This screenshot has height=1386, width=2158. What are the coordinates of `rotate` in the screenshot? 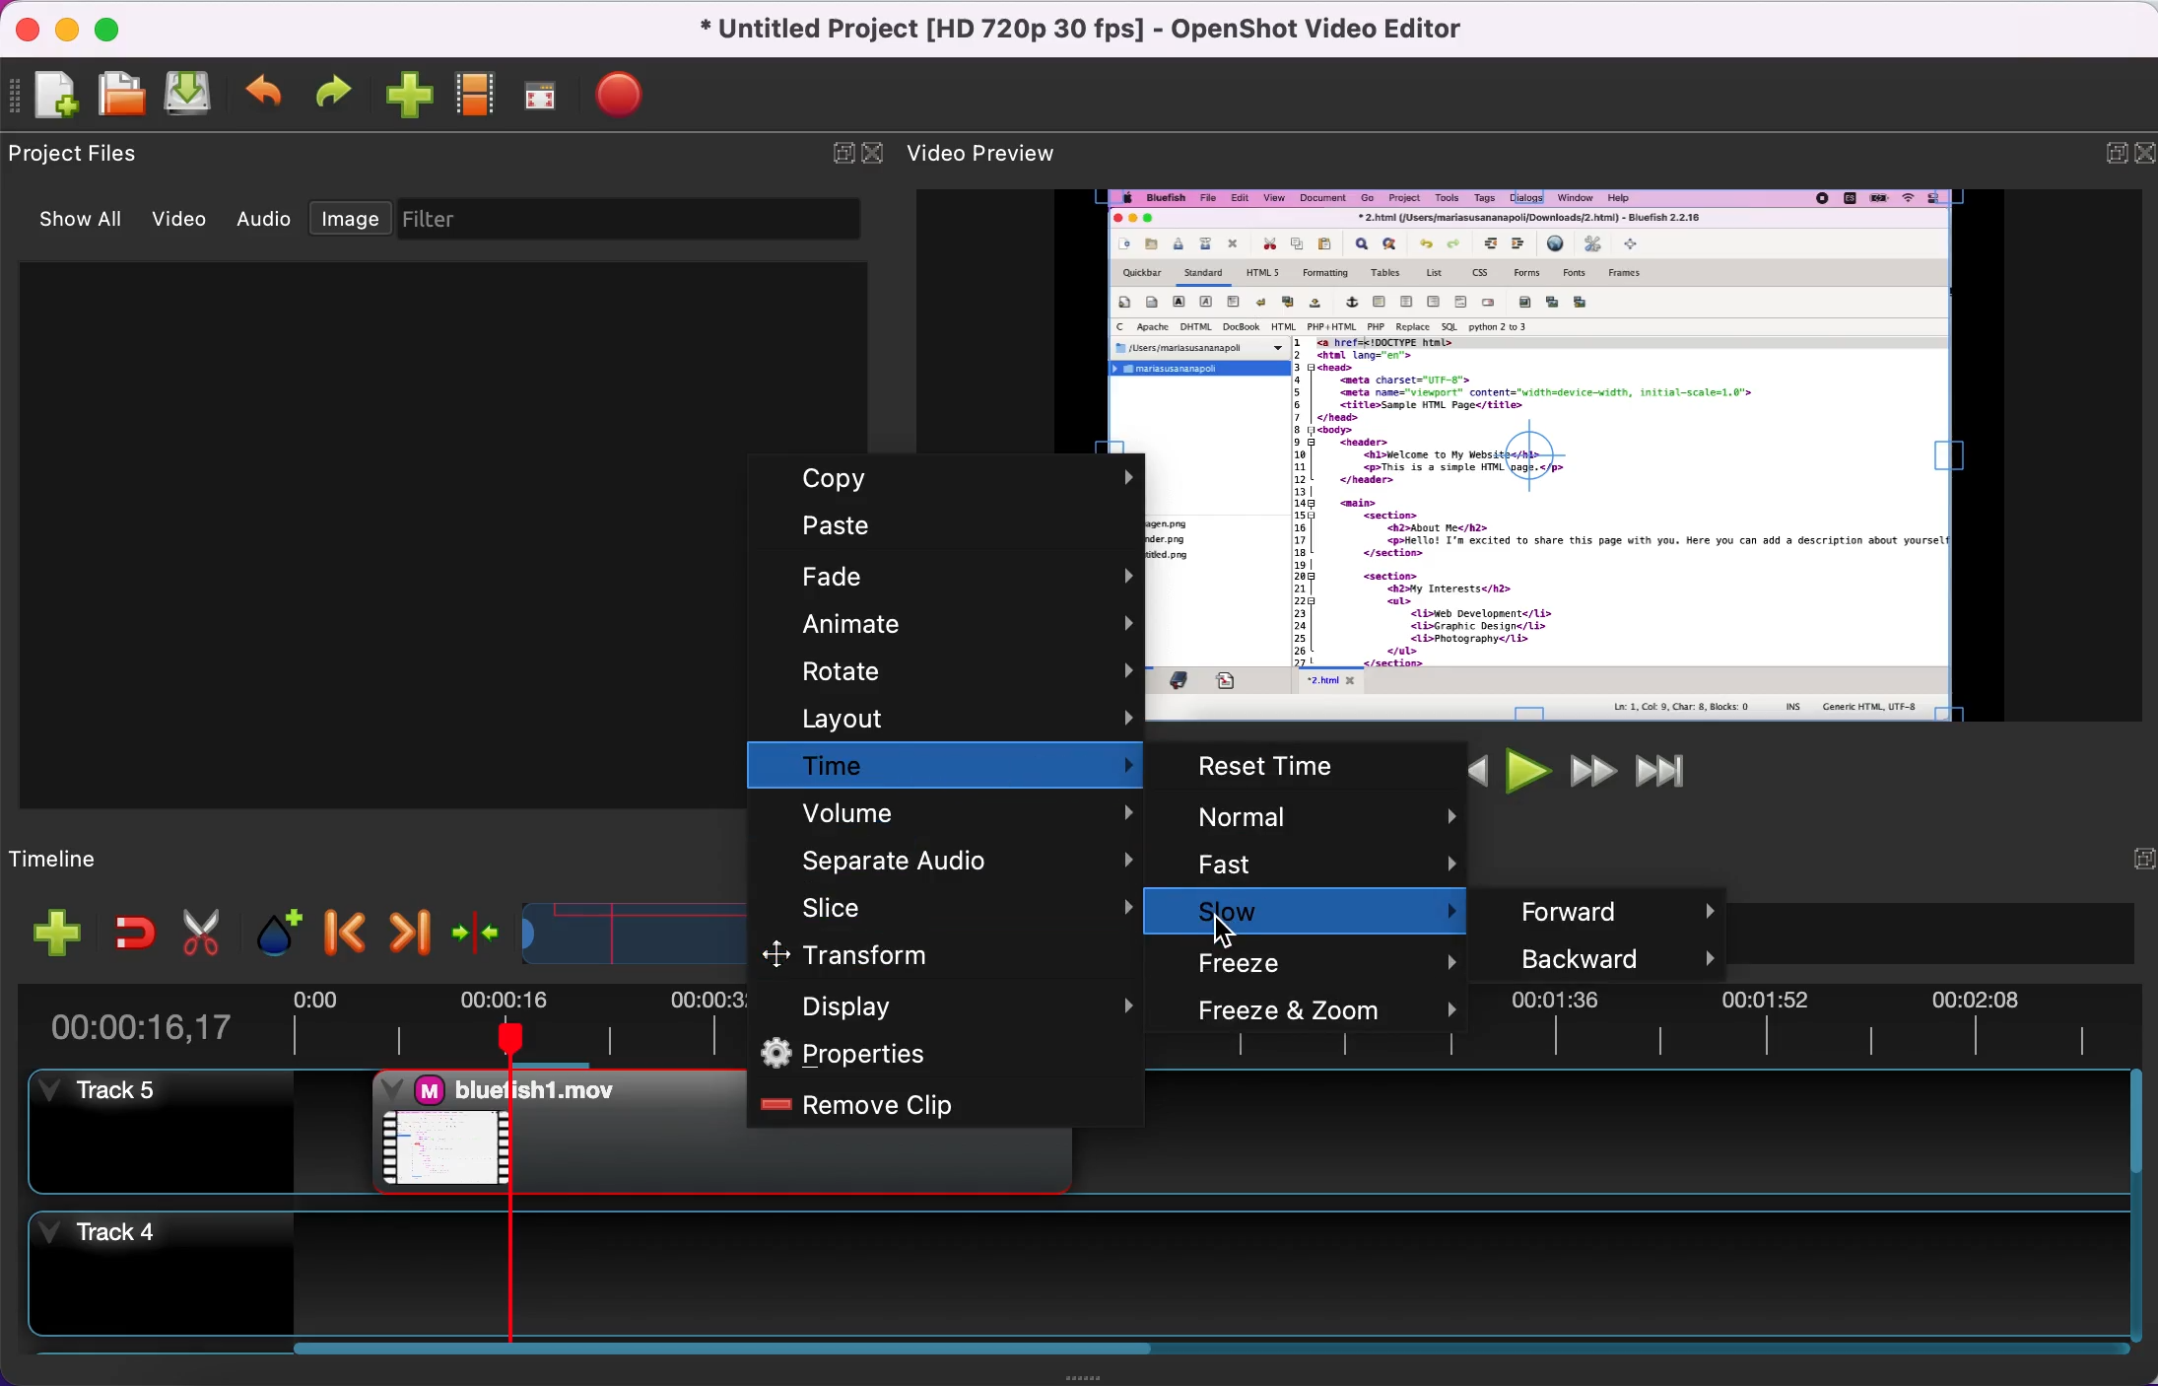 It's located at (948, 671).